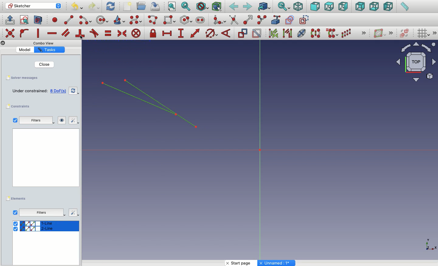  Describe the element at coordinates (233, 7) in the screenshot. I see `Back` at that location.